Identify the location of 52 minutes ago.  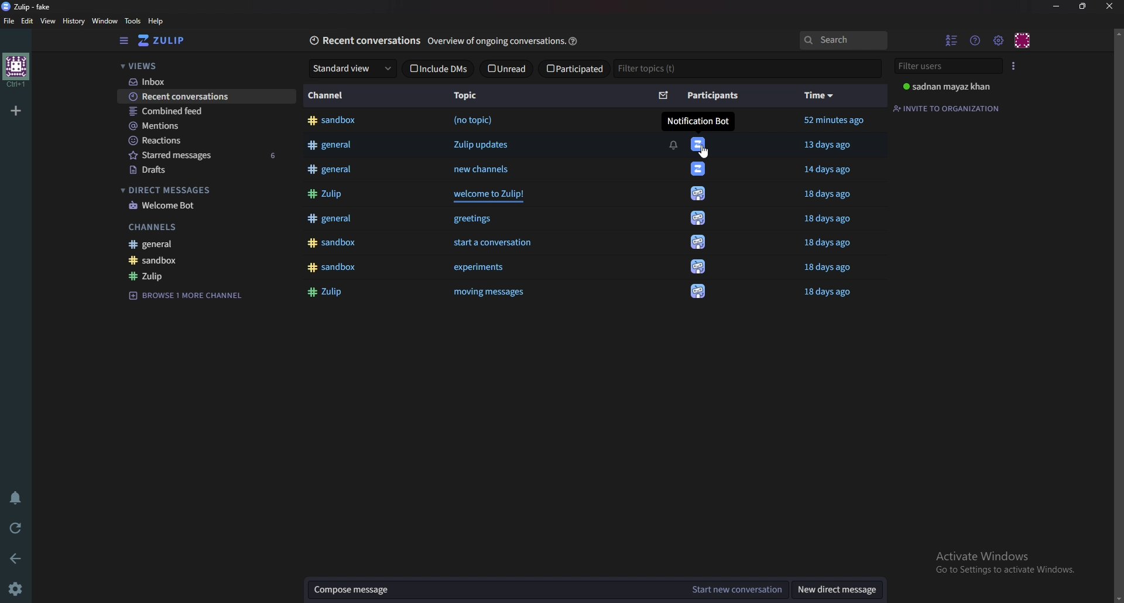
(835, 120).